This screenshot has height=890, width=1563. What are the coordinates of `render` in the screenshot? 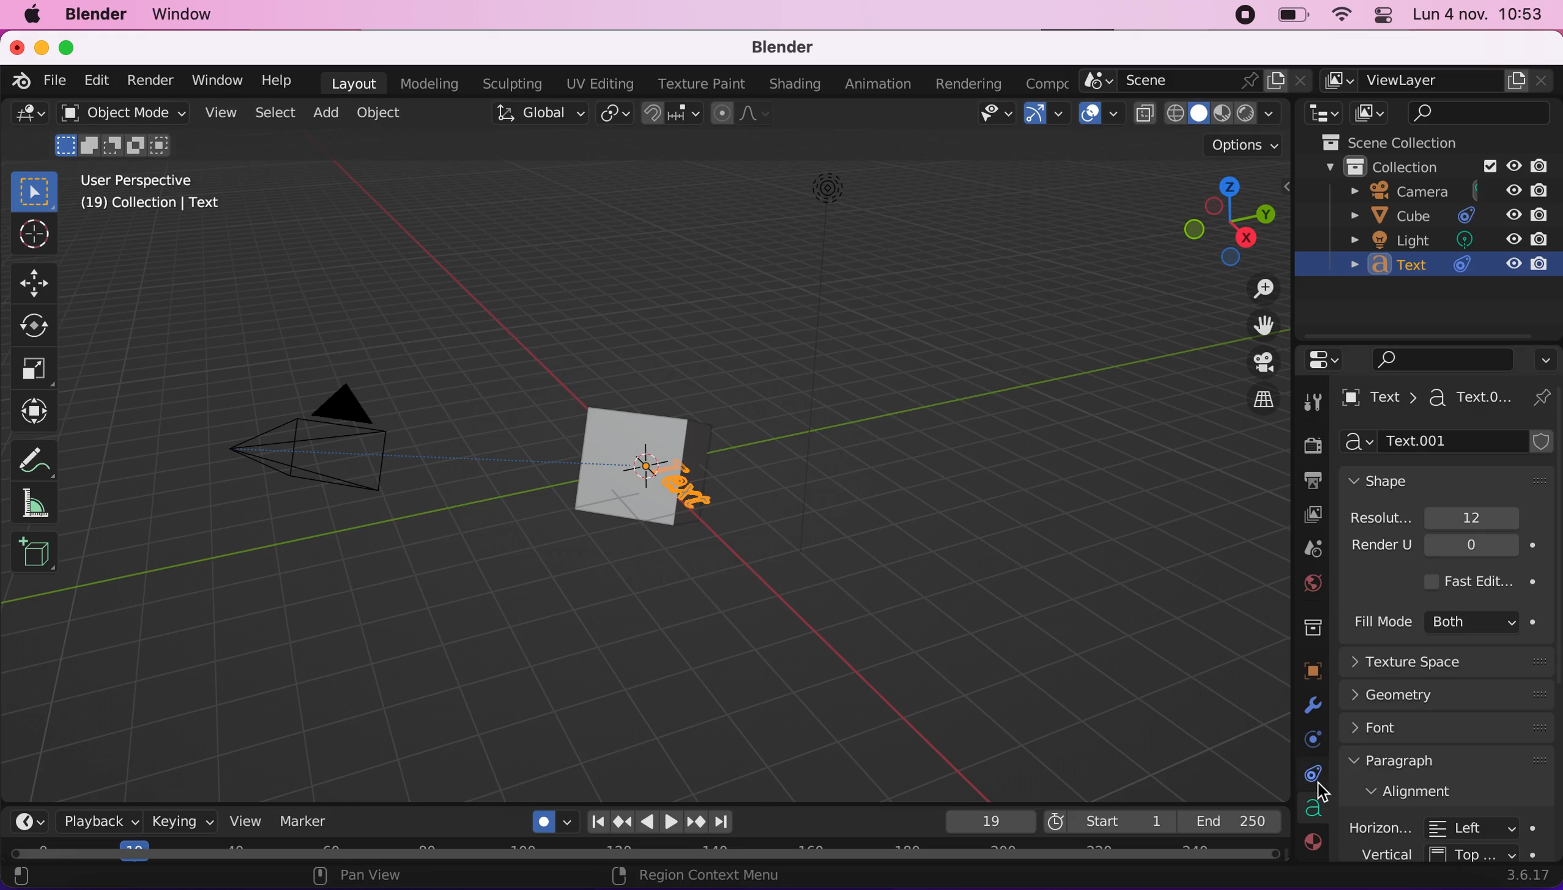 It's located at (152, 81).